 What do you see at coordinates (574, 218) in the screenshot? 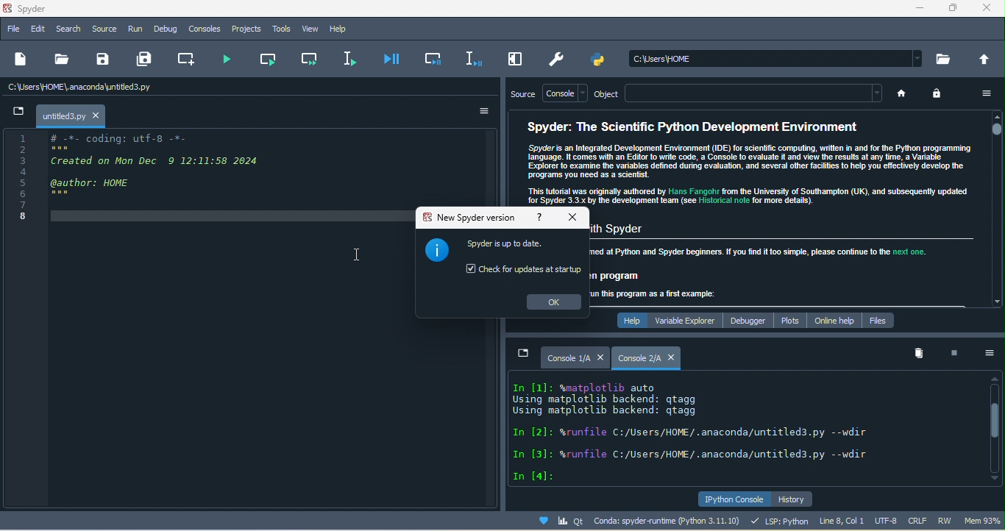
I see `close` at bounding box center [574, 218].